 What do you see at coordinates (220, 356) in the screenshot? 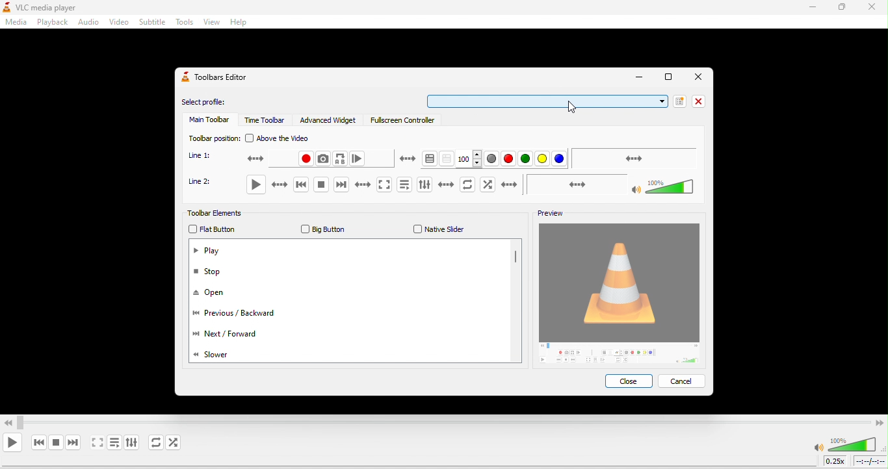
I see `slower` at bounding box center [220, 356].